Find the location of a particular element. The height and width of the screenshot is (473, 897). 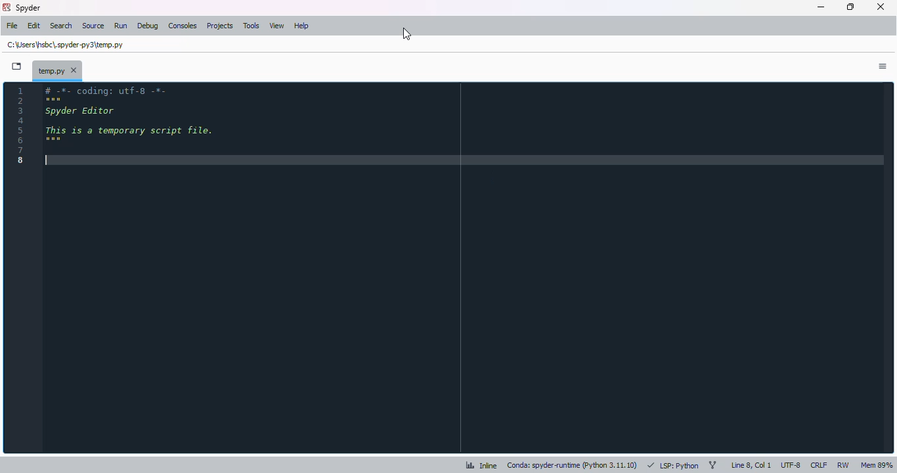

run is located at coordinates (121, 26).